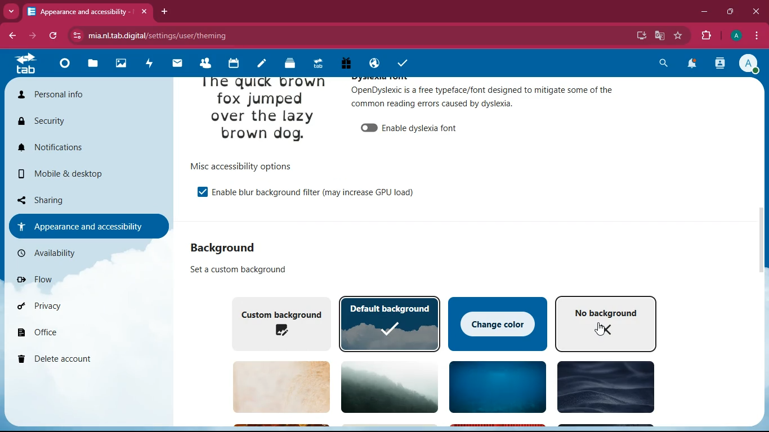 The height and width of the screenshot is (432, 769). What do you see at coordinates (159, 36) in the screenshot?
I see `url` at bounding box center [159, 36].